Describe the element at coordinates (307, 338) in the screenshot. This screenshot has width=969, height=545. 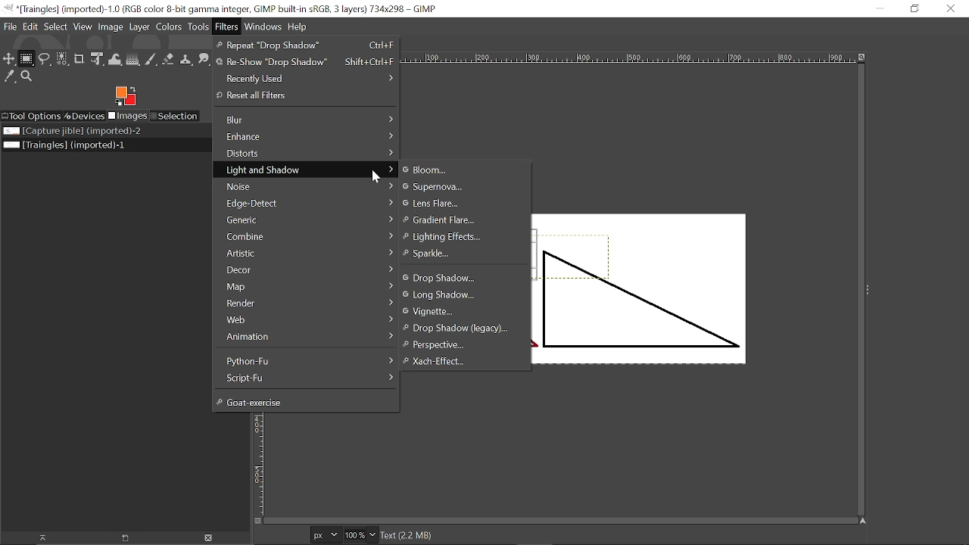
I see `Animation` at that location.